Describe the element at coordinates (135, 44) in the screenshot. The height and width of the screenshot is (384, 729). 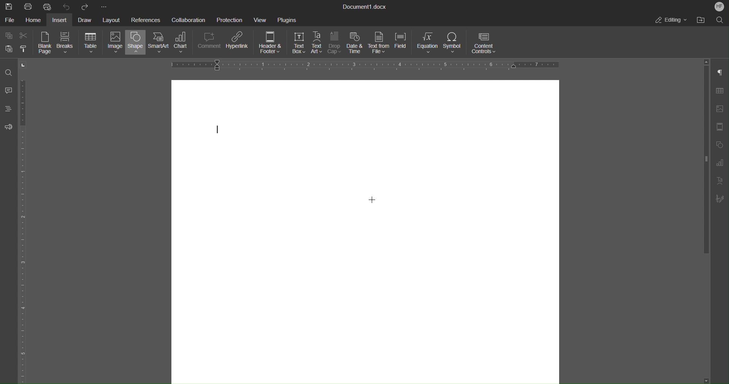
I see `Shape` at that location.